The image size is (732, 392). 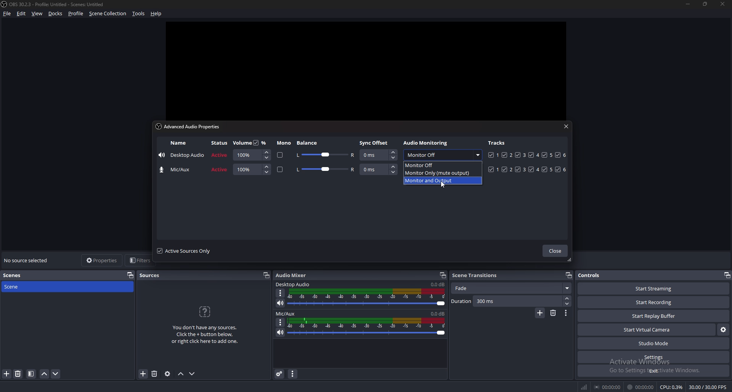 I want to click on question icon, so click(x=205, y=312).